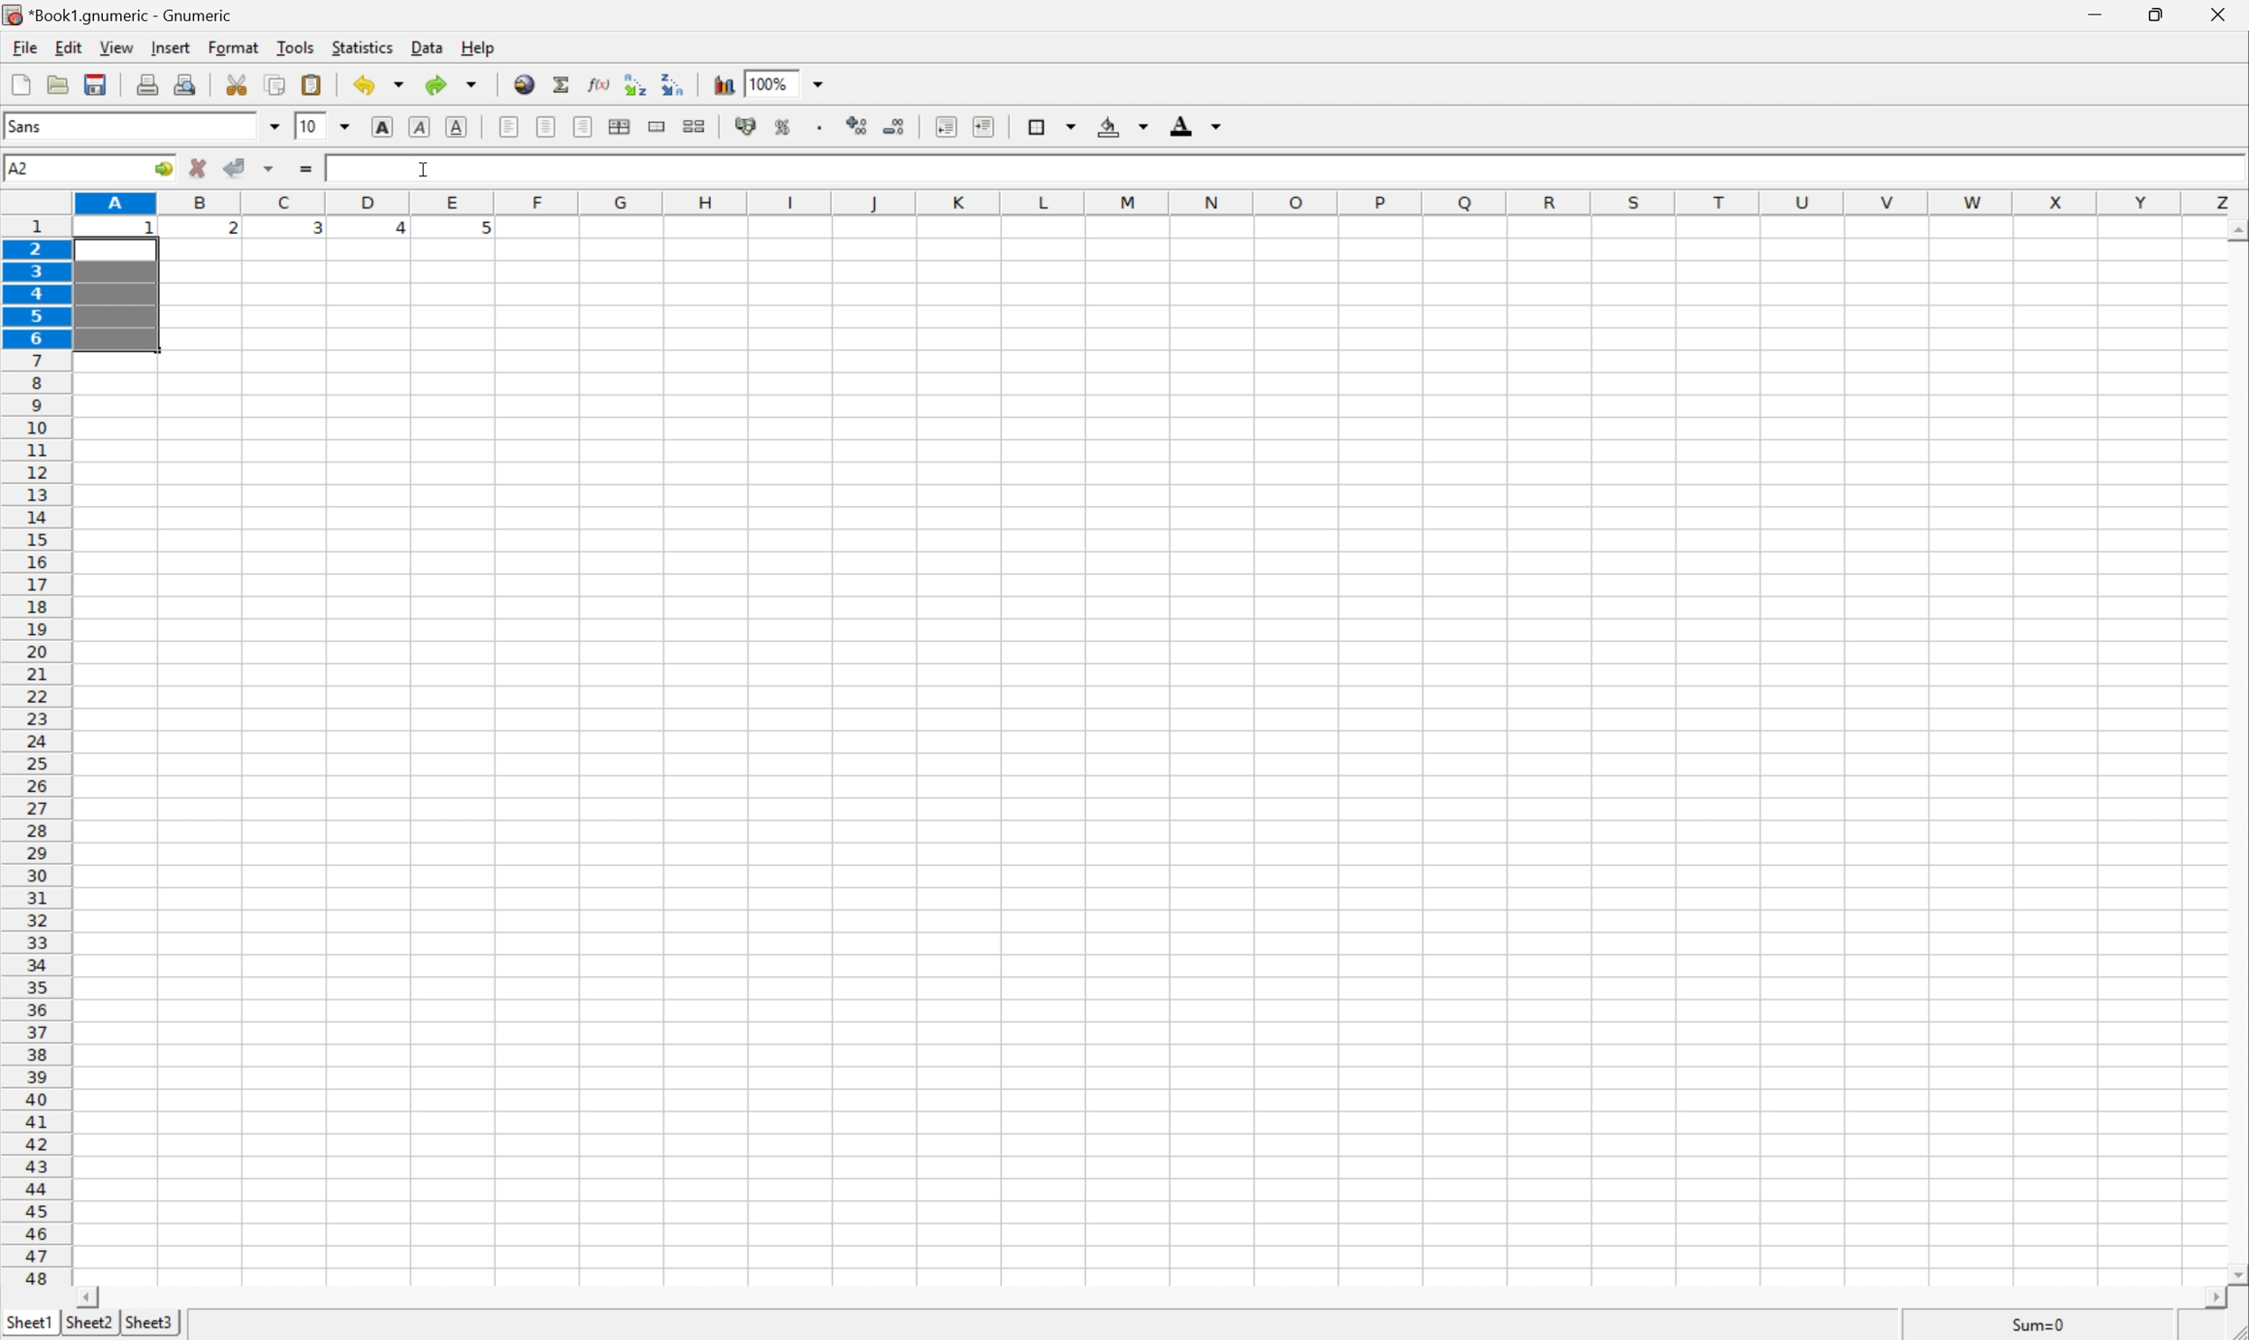  I want to click on 2, so click(232, 232).